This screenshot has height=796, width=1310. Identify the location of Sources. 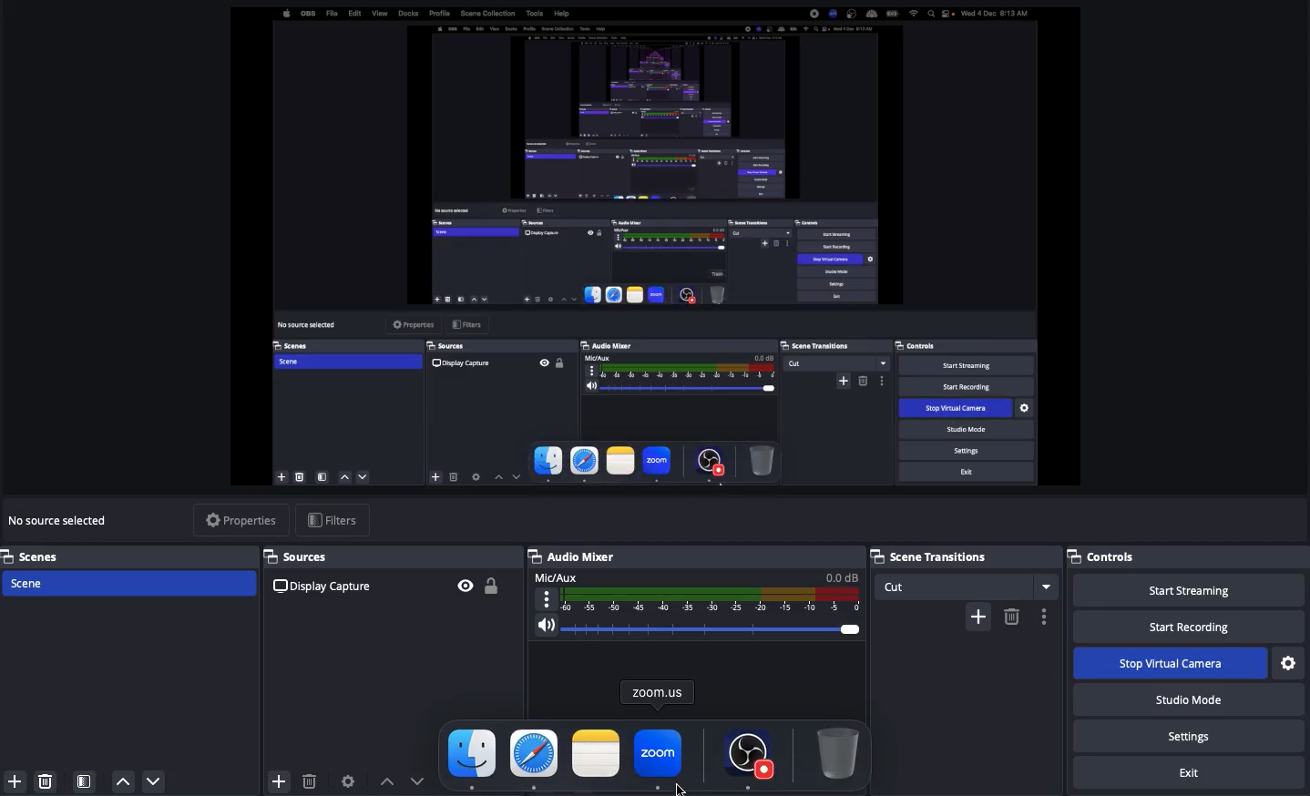
(307, 556).